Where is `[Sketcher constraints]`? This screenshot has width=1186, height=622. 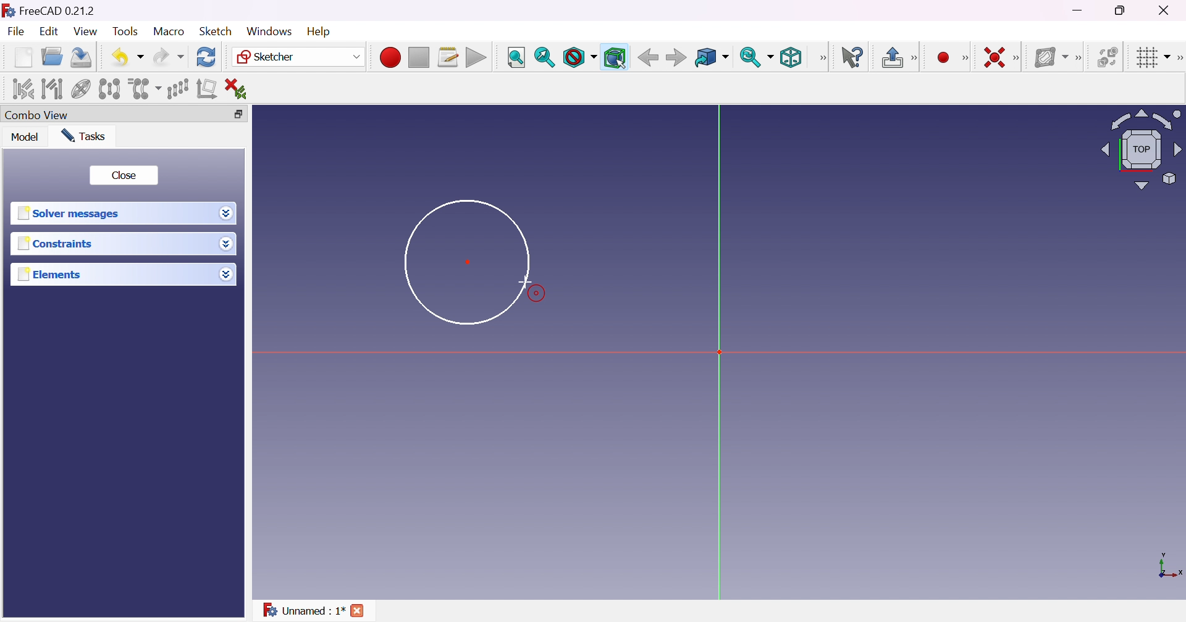
[Sketcher constraints] is located at coordinates (1018, 57).